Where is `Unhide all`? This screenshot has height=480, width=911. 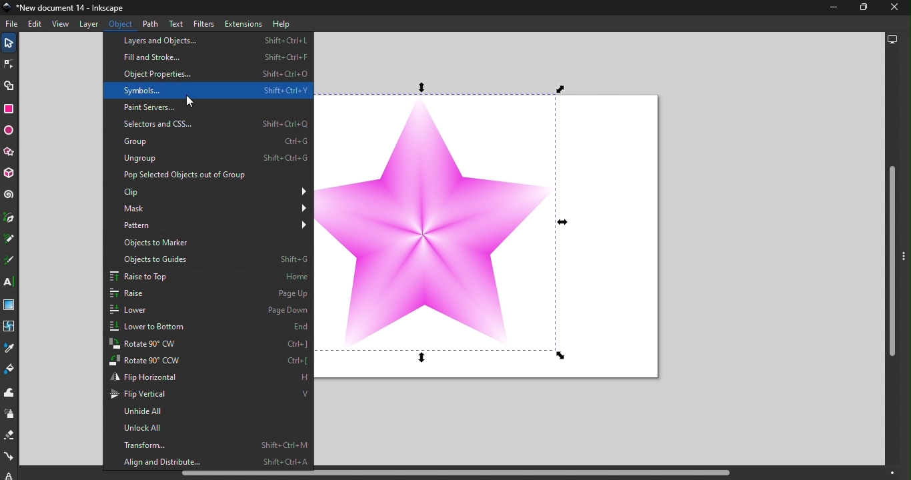
Unhide all is located at coordinates (207, 411).